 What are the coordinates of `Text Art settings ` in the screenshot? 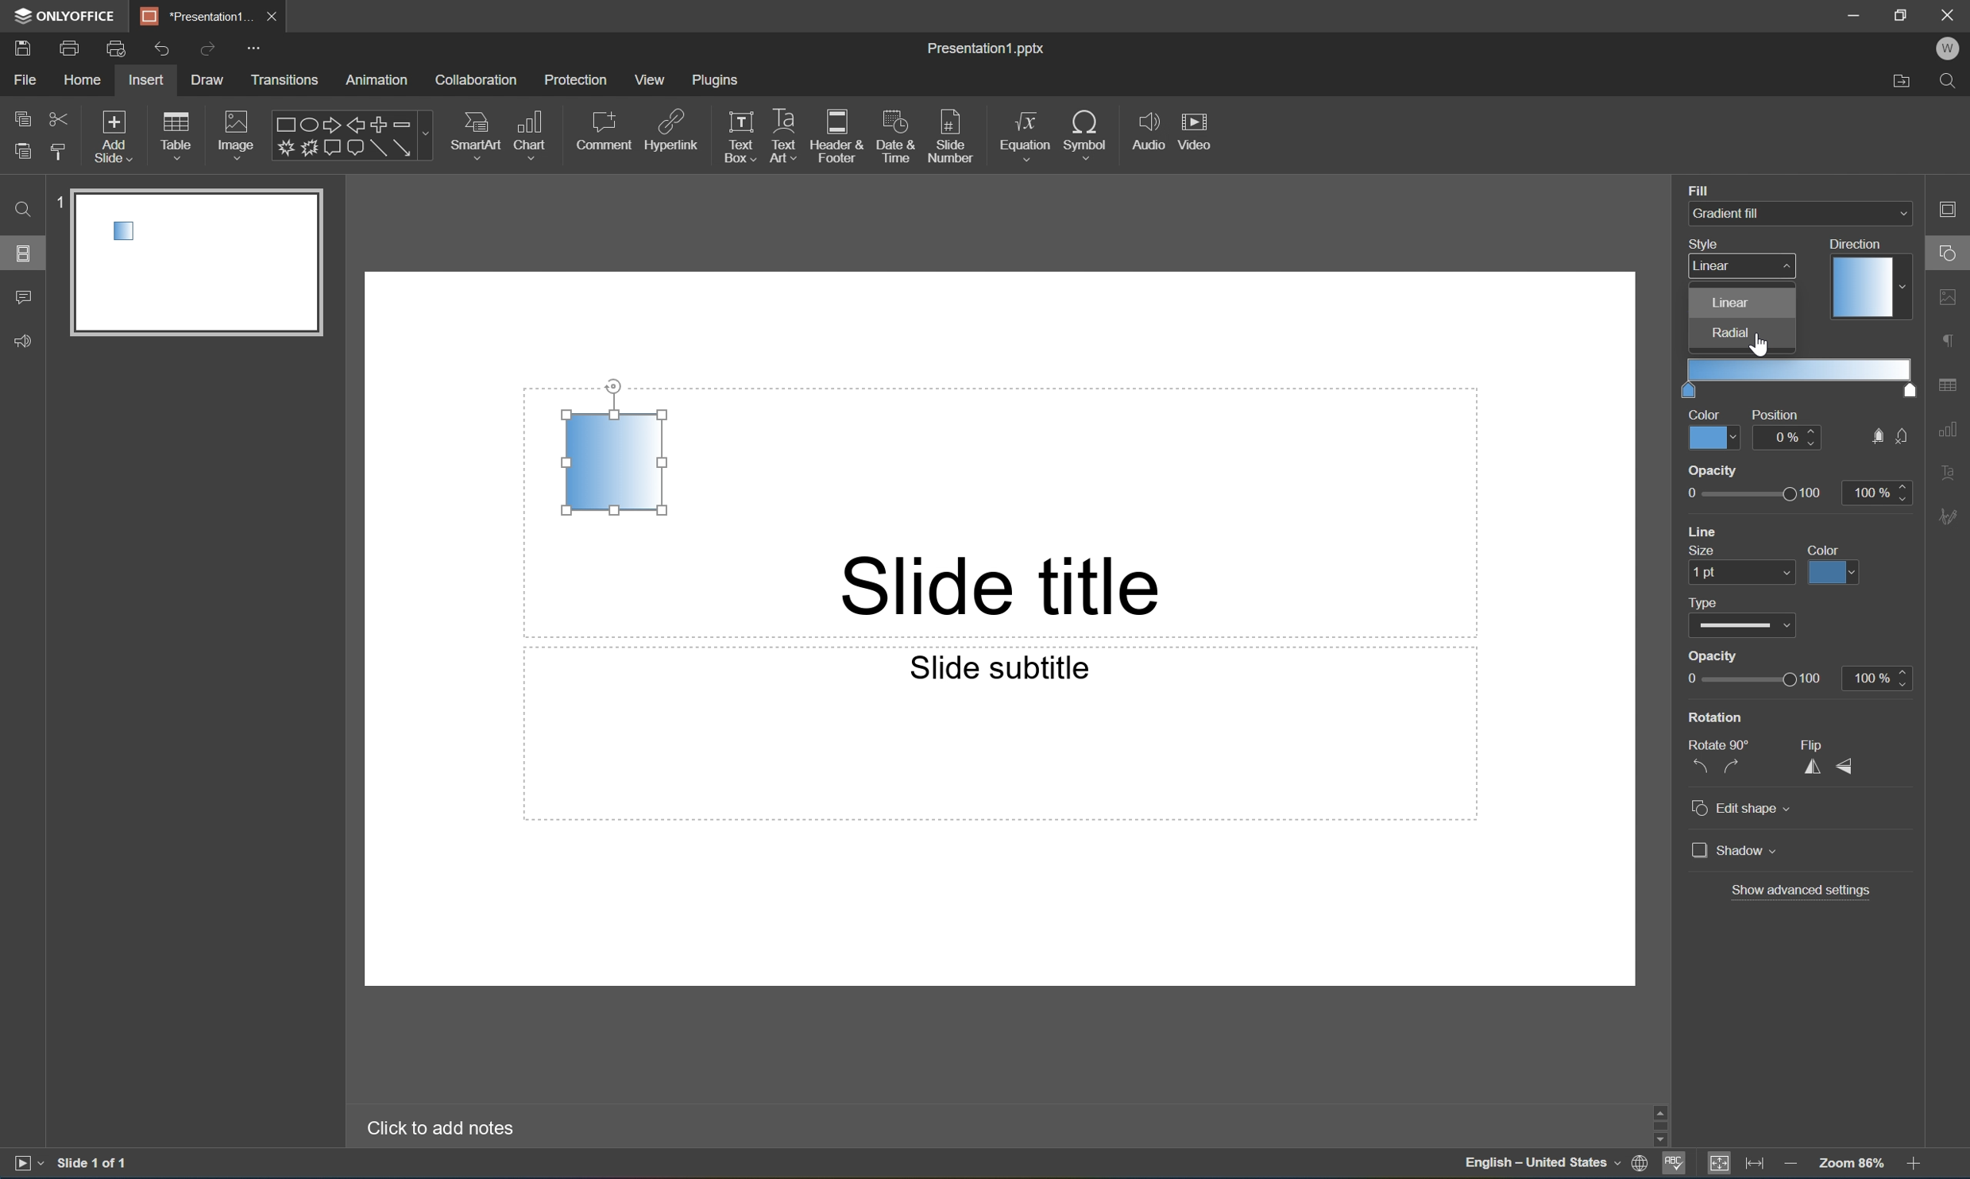 It's located at (1953, 470).